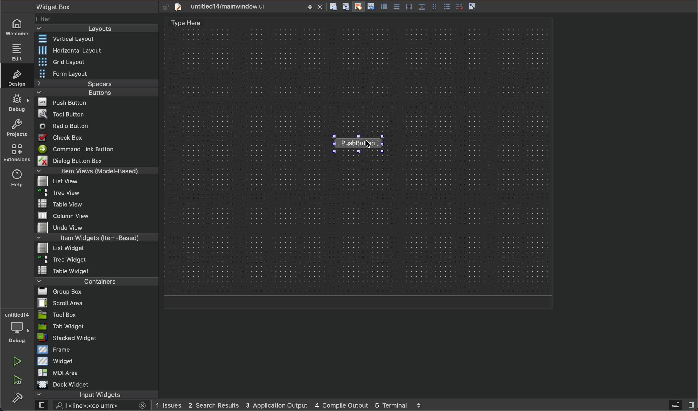 Image resolution: width=698 pixels, height=411 pixels. Describe the element at coordinates (16, 104) in the screenshot. I see `DE` at that location.